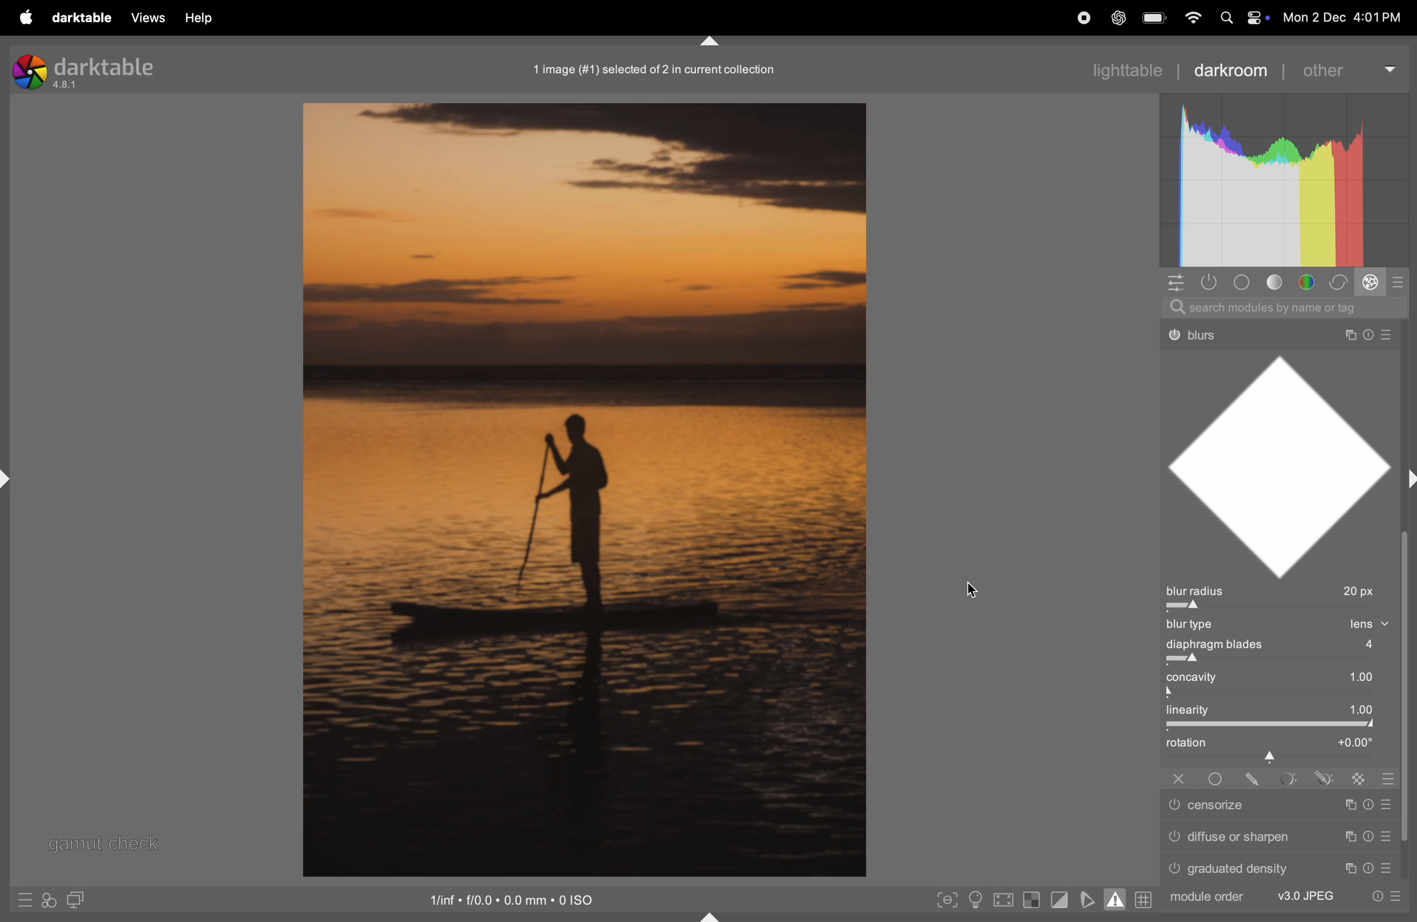 The image size is (1417, 922). Describe the element at coordinates (1278, 591) in the screenshot. I see `blur radius` at that location.